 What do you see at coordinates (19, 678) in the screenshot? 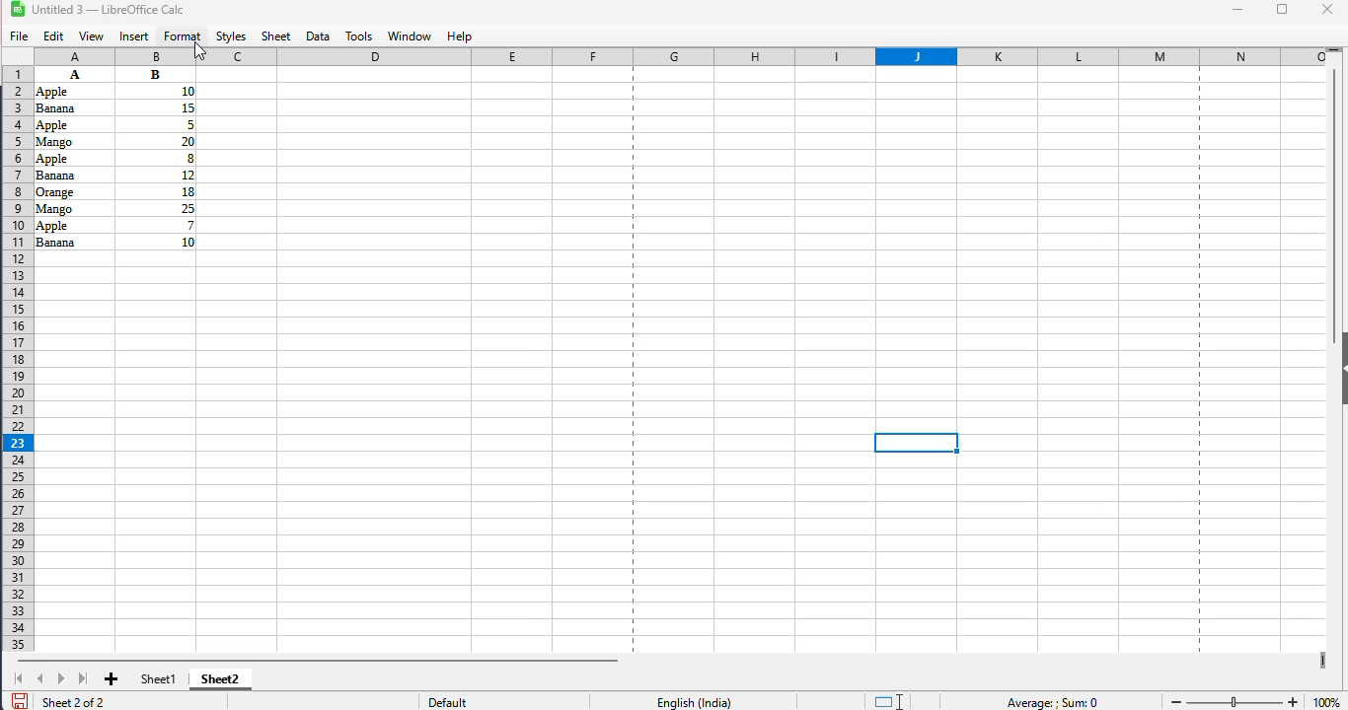
I see `scroll to first sheet` at bounding box center [19, 678].